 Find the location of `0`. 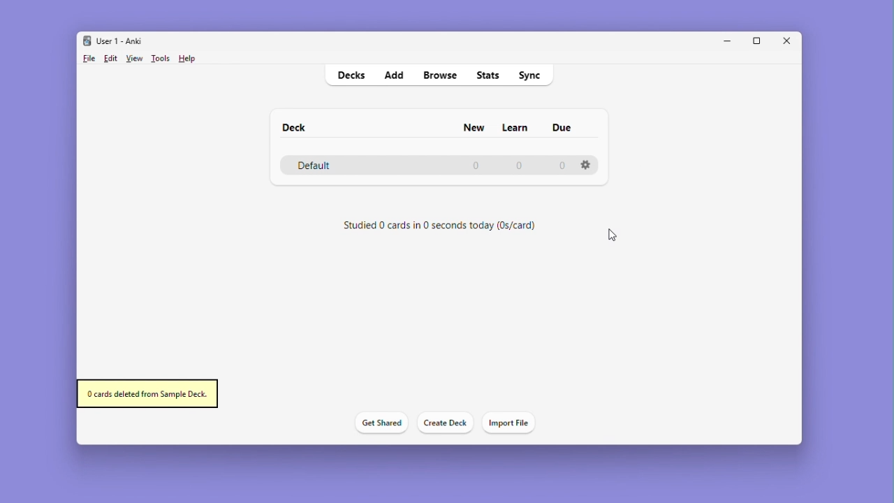

0 is located at coordinates (563, 167).